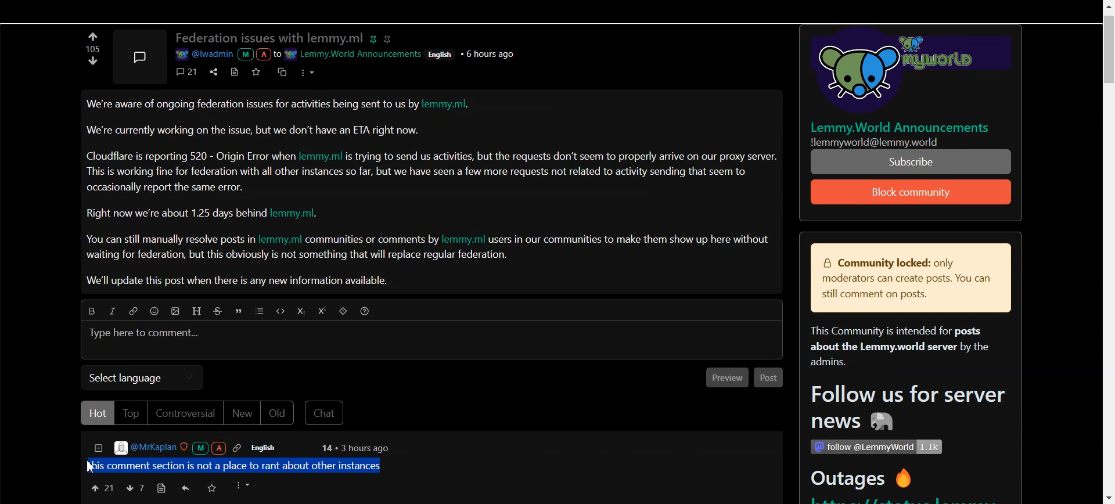  I want to click on Text, so click(91, 49).